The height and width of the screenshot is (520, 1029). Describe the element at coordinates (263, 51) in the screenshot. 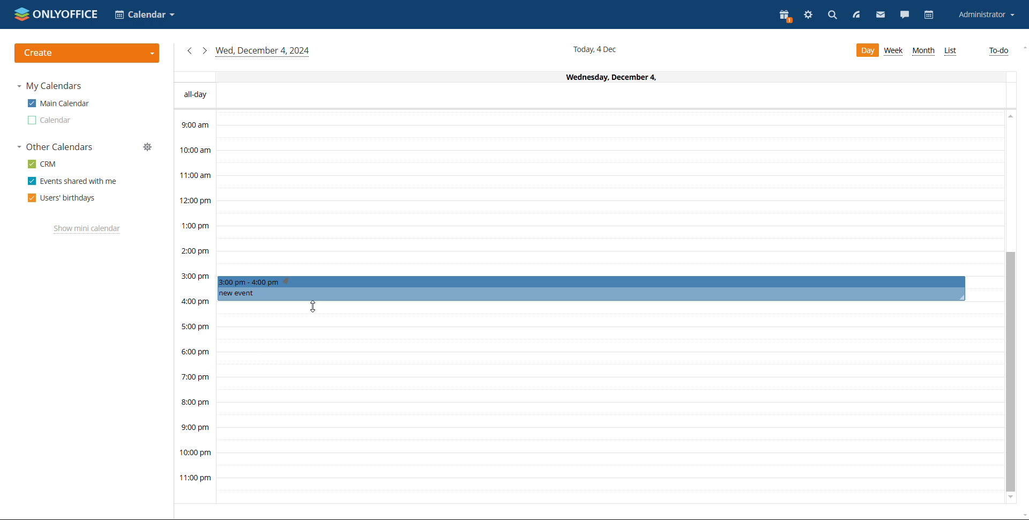

I see `today` at that location.